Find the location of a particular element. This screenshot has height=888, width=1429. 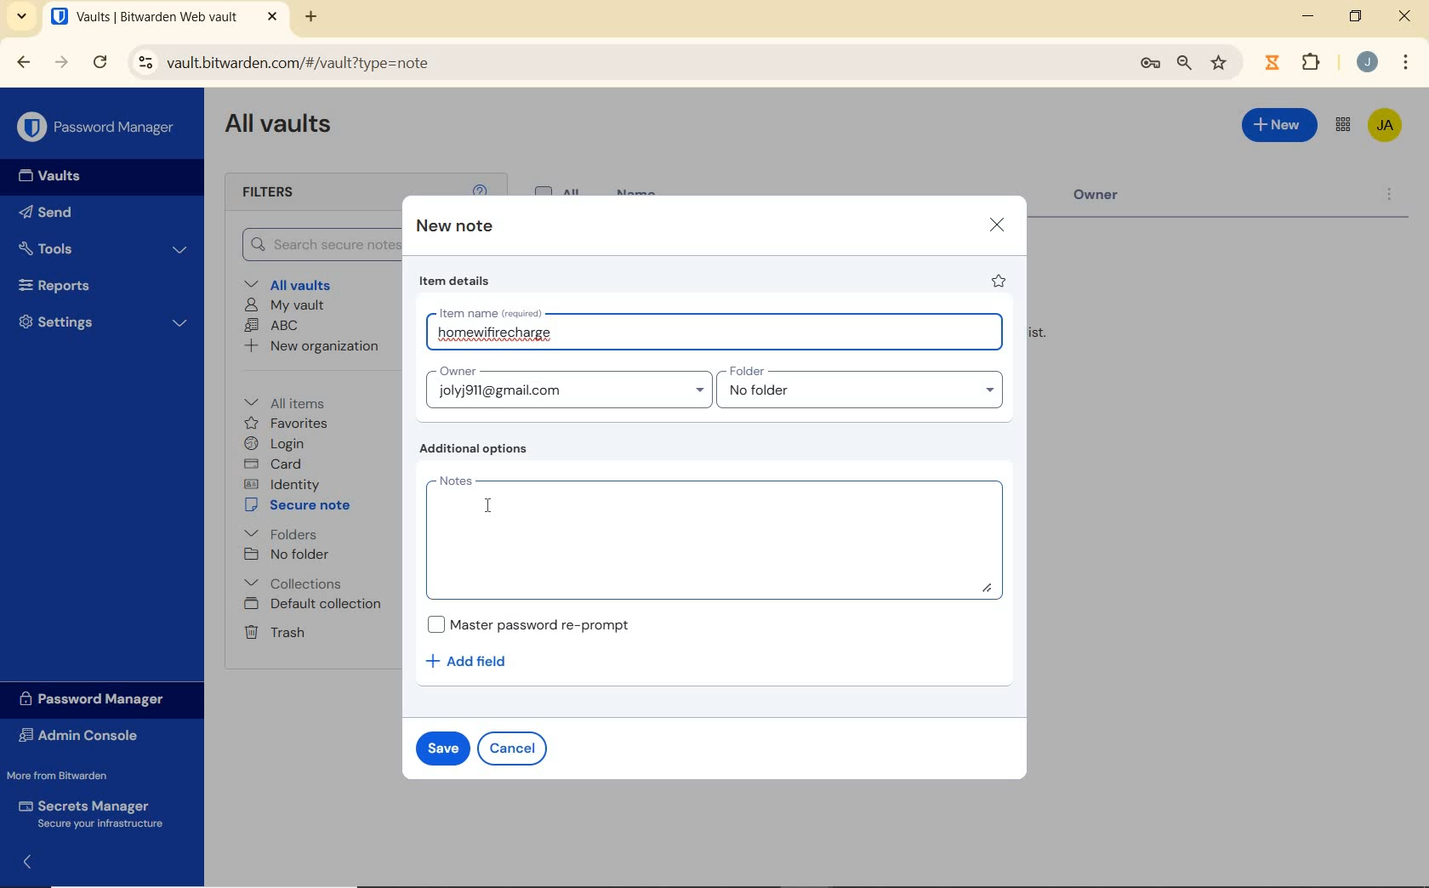

Send is located at coordinates (51, 211).